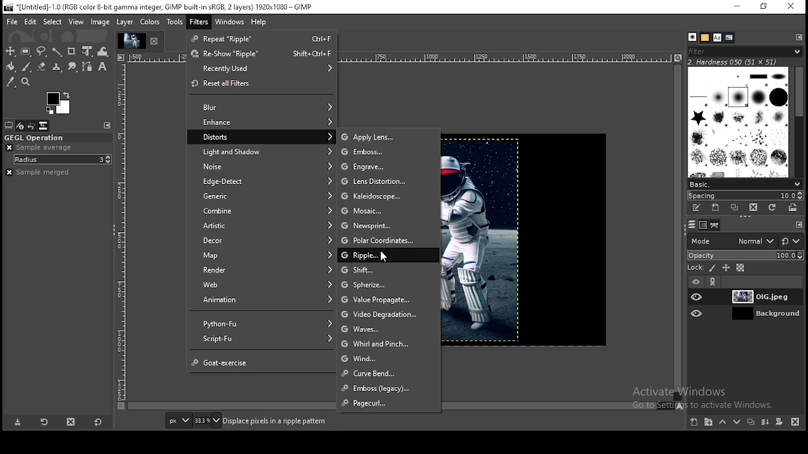 The image size is (808, 454). I want to click on layer 1, so click(755, 297).